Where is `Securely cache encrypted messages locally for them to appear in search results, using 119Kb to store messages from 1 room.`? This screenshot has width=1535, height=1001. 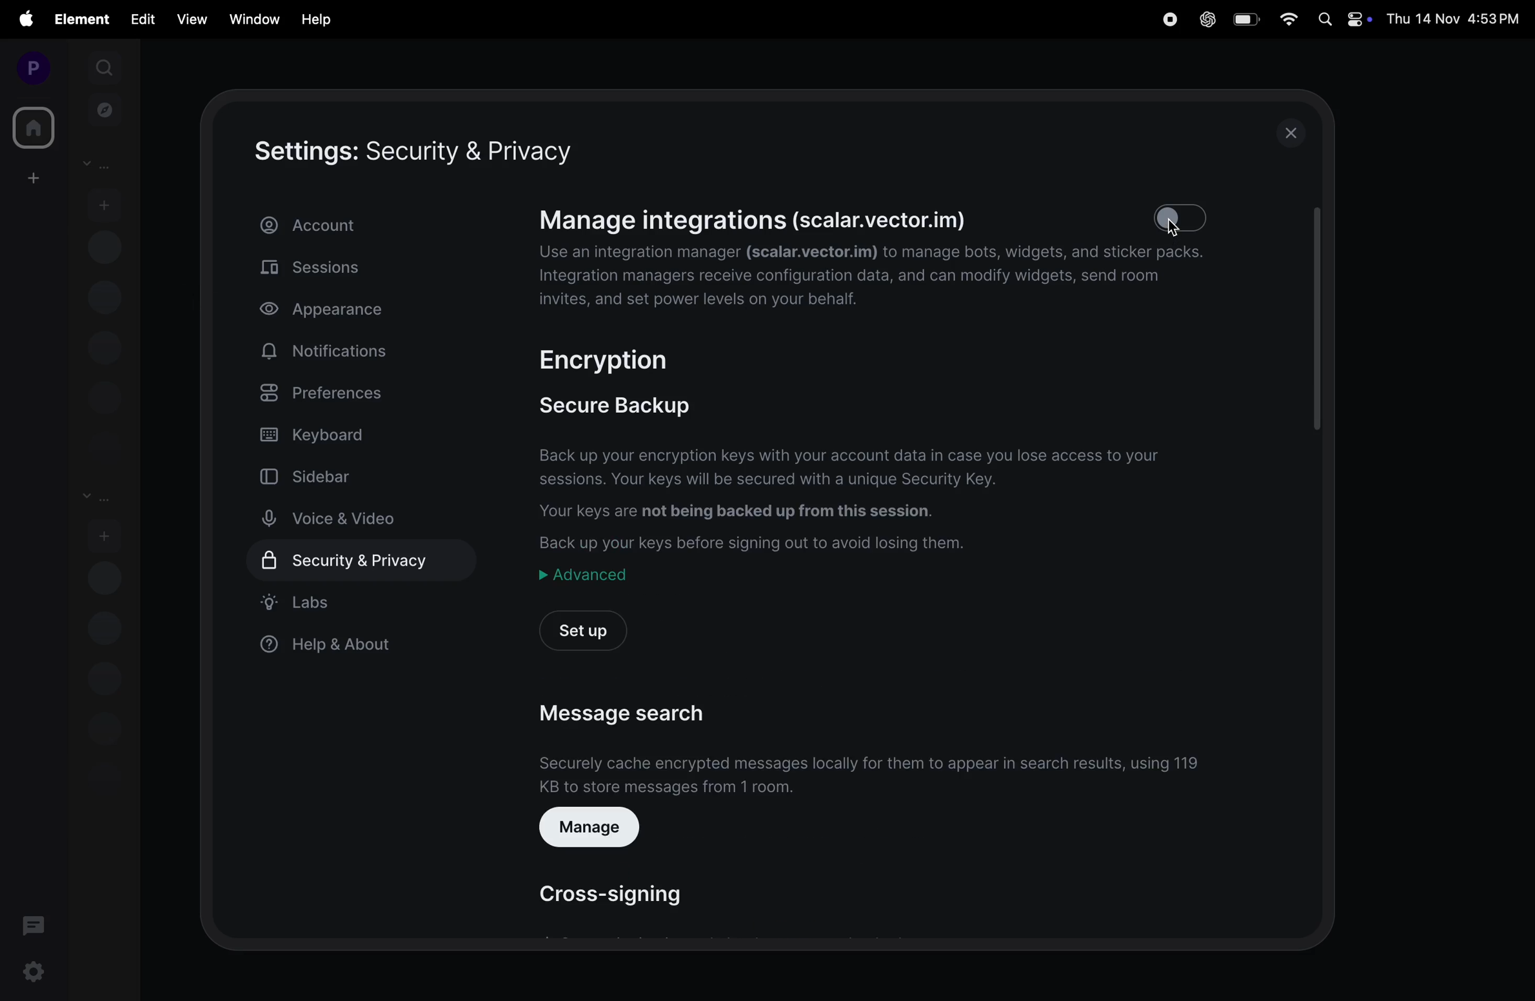
Securely cache encrypted messages locally for them to appear in search results, using 119Kb to store messages from 1 room. is located at coordinates (867, 772).